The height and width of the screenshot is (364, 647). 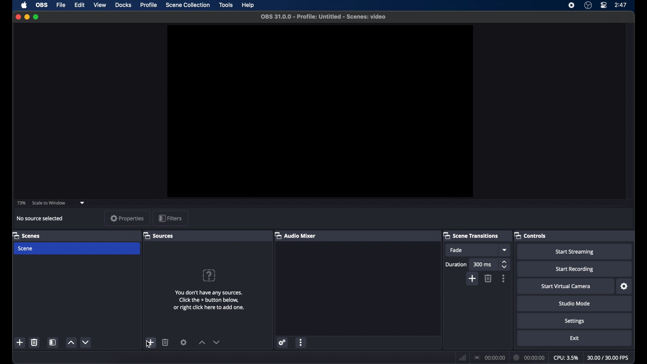 I want to click on question mark icon, so click(x=209, y=275).